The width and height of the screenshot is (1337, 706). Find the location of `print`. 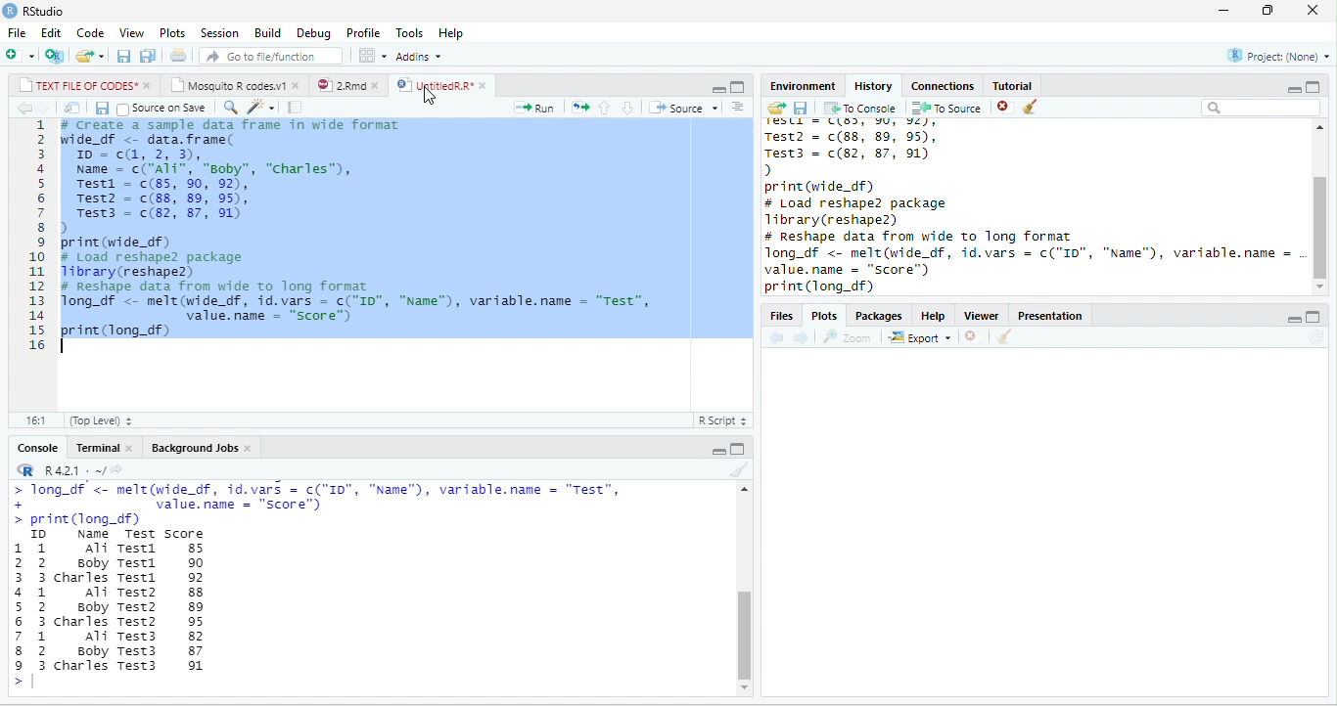

print is located at coordinates (179, 56).